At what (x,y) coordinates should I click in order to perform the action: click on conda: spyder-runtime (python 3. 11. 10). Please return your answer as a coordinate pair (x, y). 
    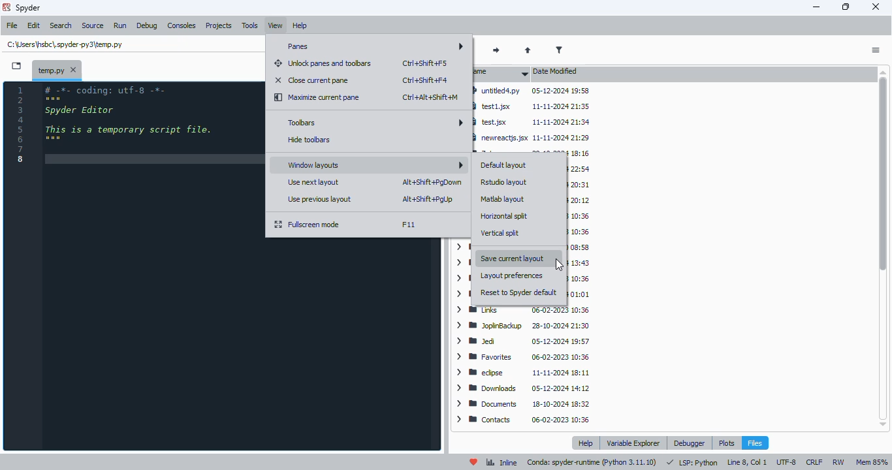
    Looking at the image, I should click on (592, 463).